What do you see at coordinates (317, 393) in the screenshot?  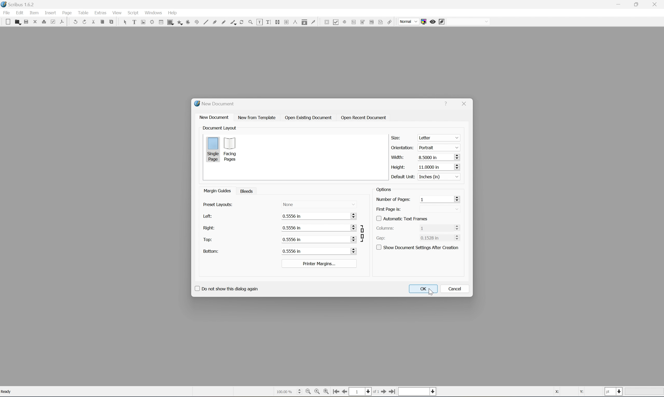 I see `zoom to 100%` at bounding box center [317, 393].